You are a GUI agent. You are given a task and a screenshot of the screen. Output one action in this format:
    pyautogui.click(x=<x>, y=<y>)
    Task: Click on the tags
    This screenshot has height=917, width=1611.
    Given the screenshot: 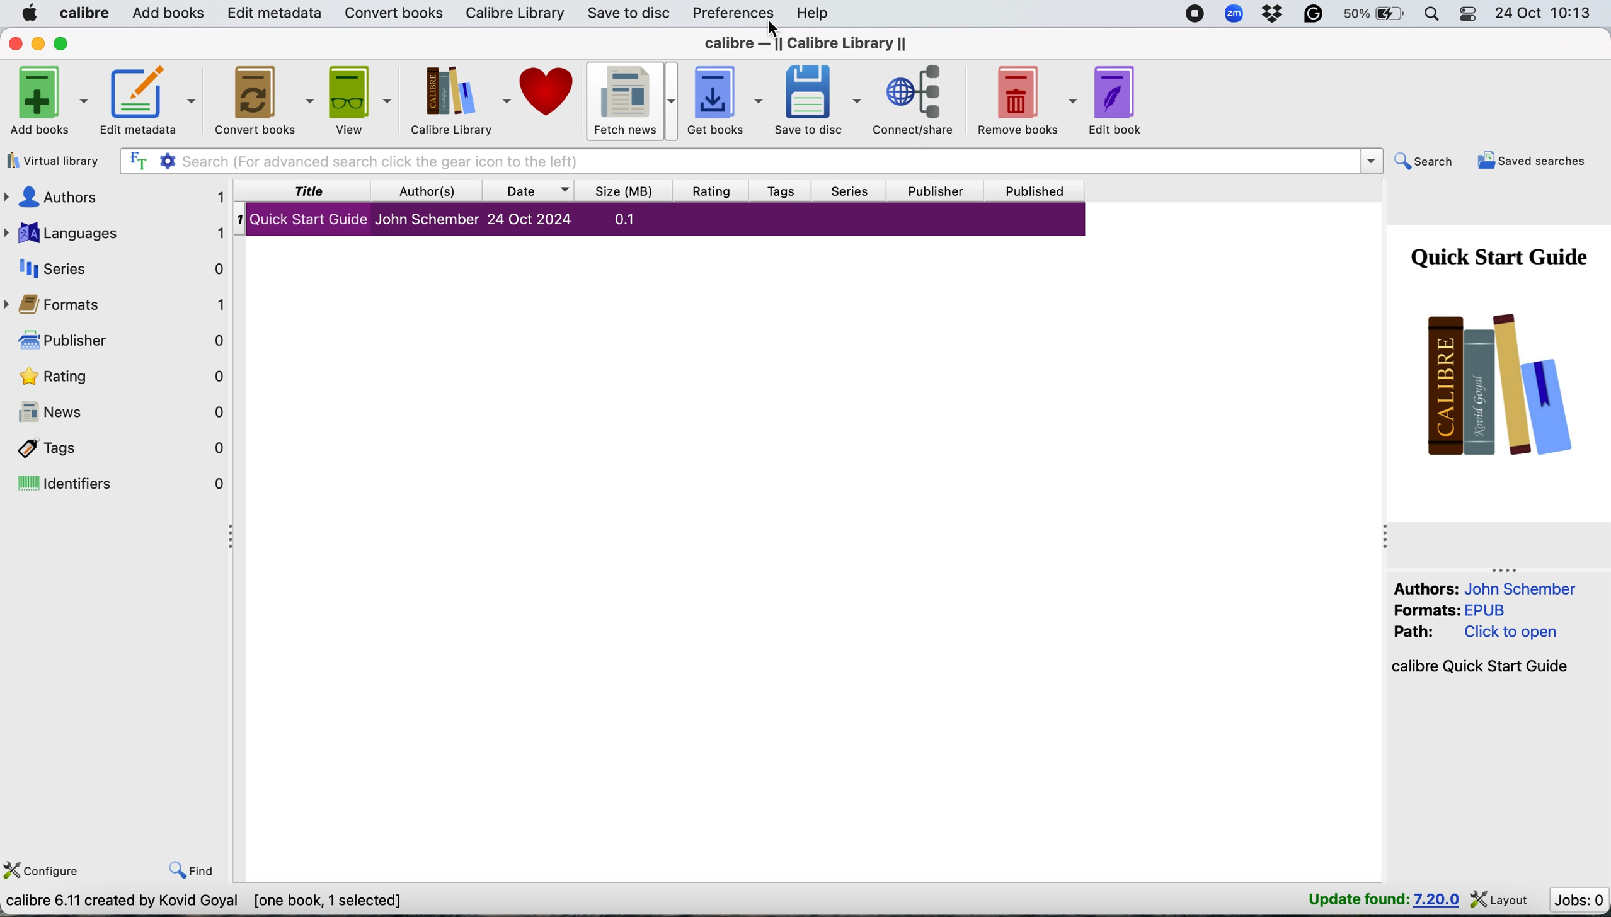 What is the action you would take?
    pyautogui.click(x=123, y=448)
    